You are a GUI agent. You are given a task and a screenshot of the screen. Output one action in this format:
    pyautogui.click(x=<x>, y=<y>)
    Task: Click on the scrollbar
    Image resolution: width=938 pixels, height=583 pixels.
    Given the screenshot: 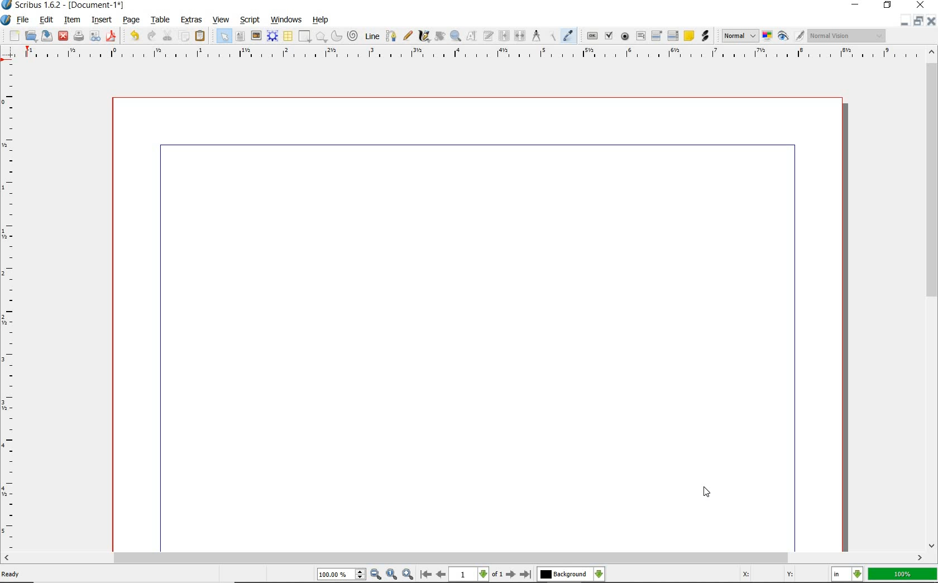 What is the action you would take?
    pyautogui.click(x=463, y=559)
    